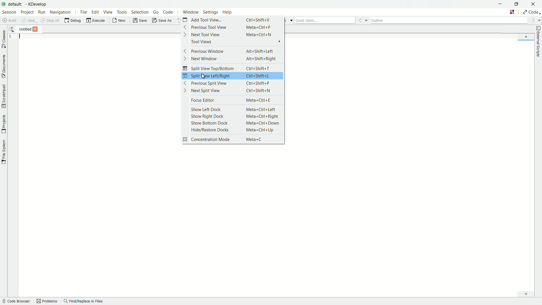 The width and height of the screenshot is (542, 305). I want to click on next split view, so click(209, 90).